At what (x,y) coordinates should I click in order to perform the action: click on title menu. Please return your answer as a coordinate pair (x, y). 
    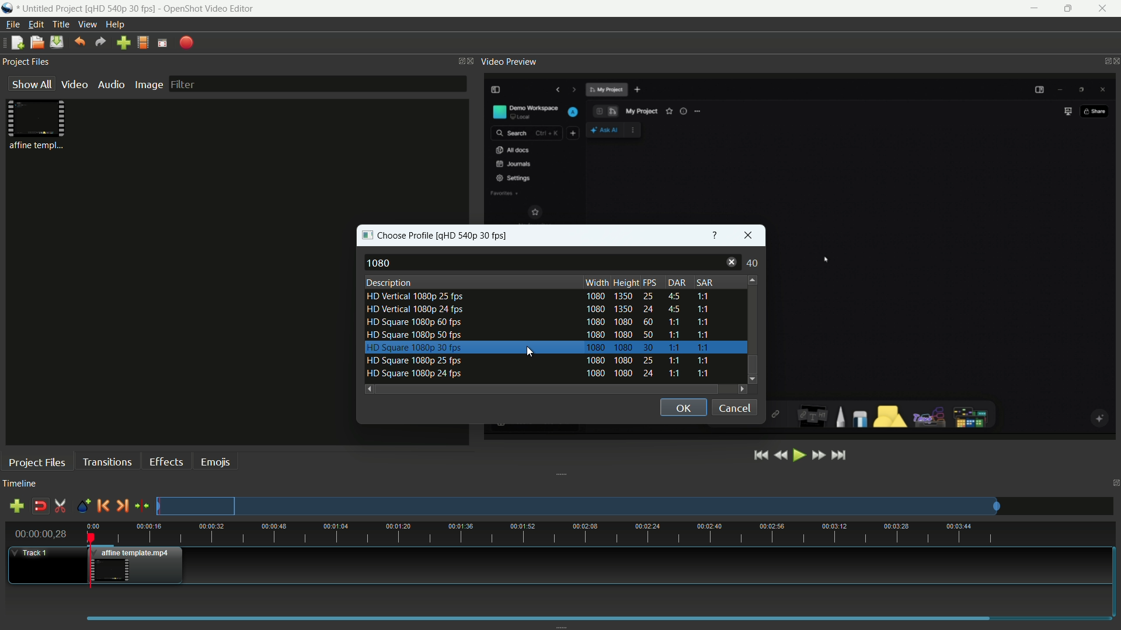
    Looking at the image, I should click on (62, 24).